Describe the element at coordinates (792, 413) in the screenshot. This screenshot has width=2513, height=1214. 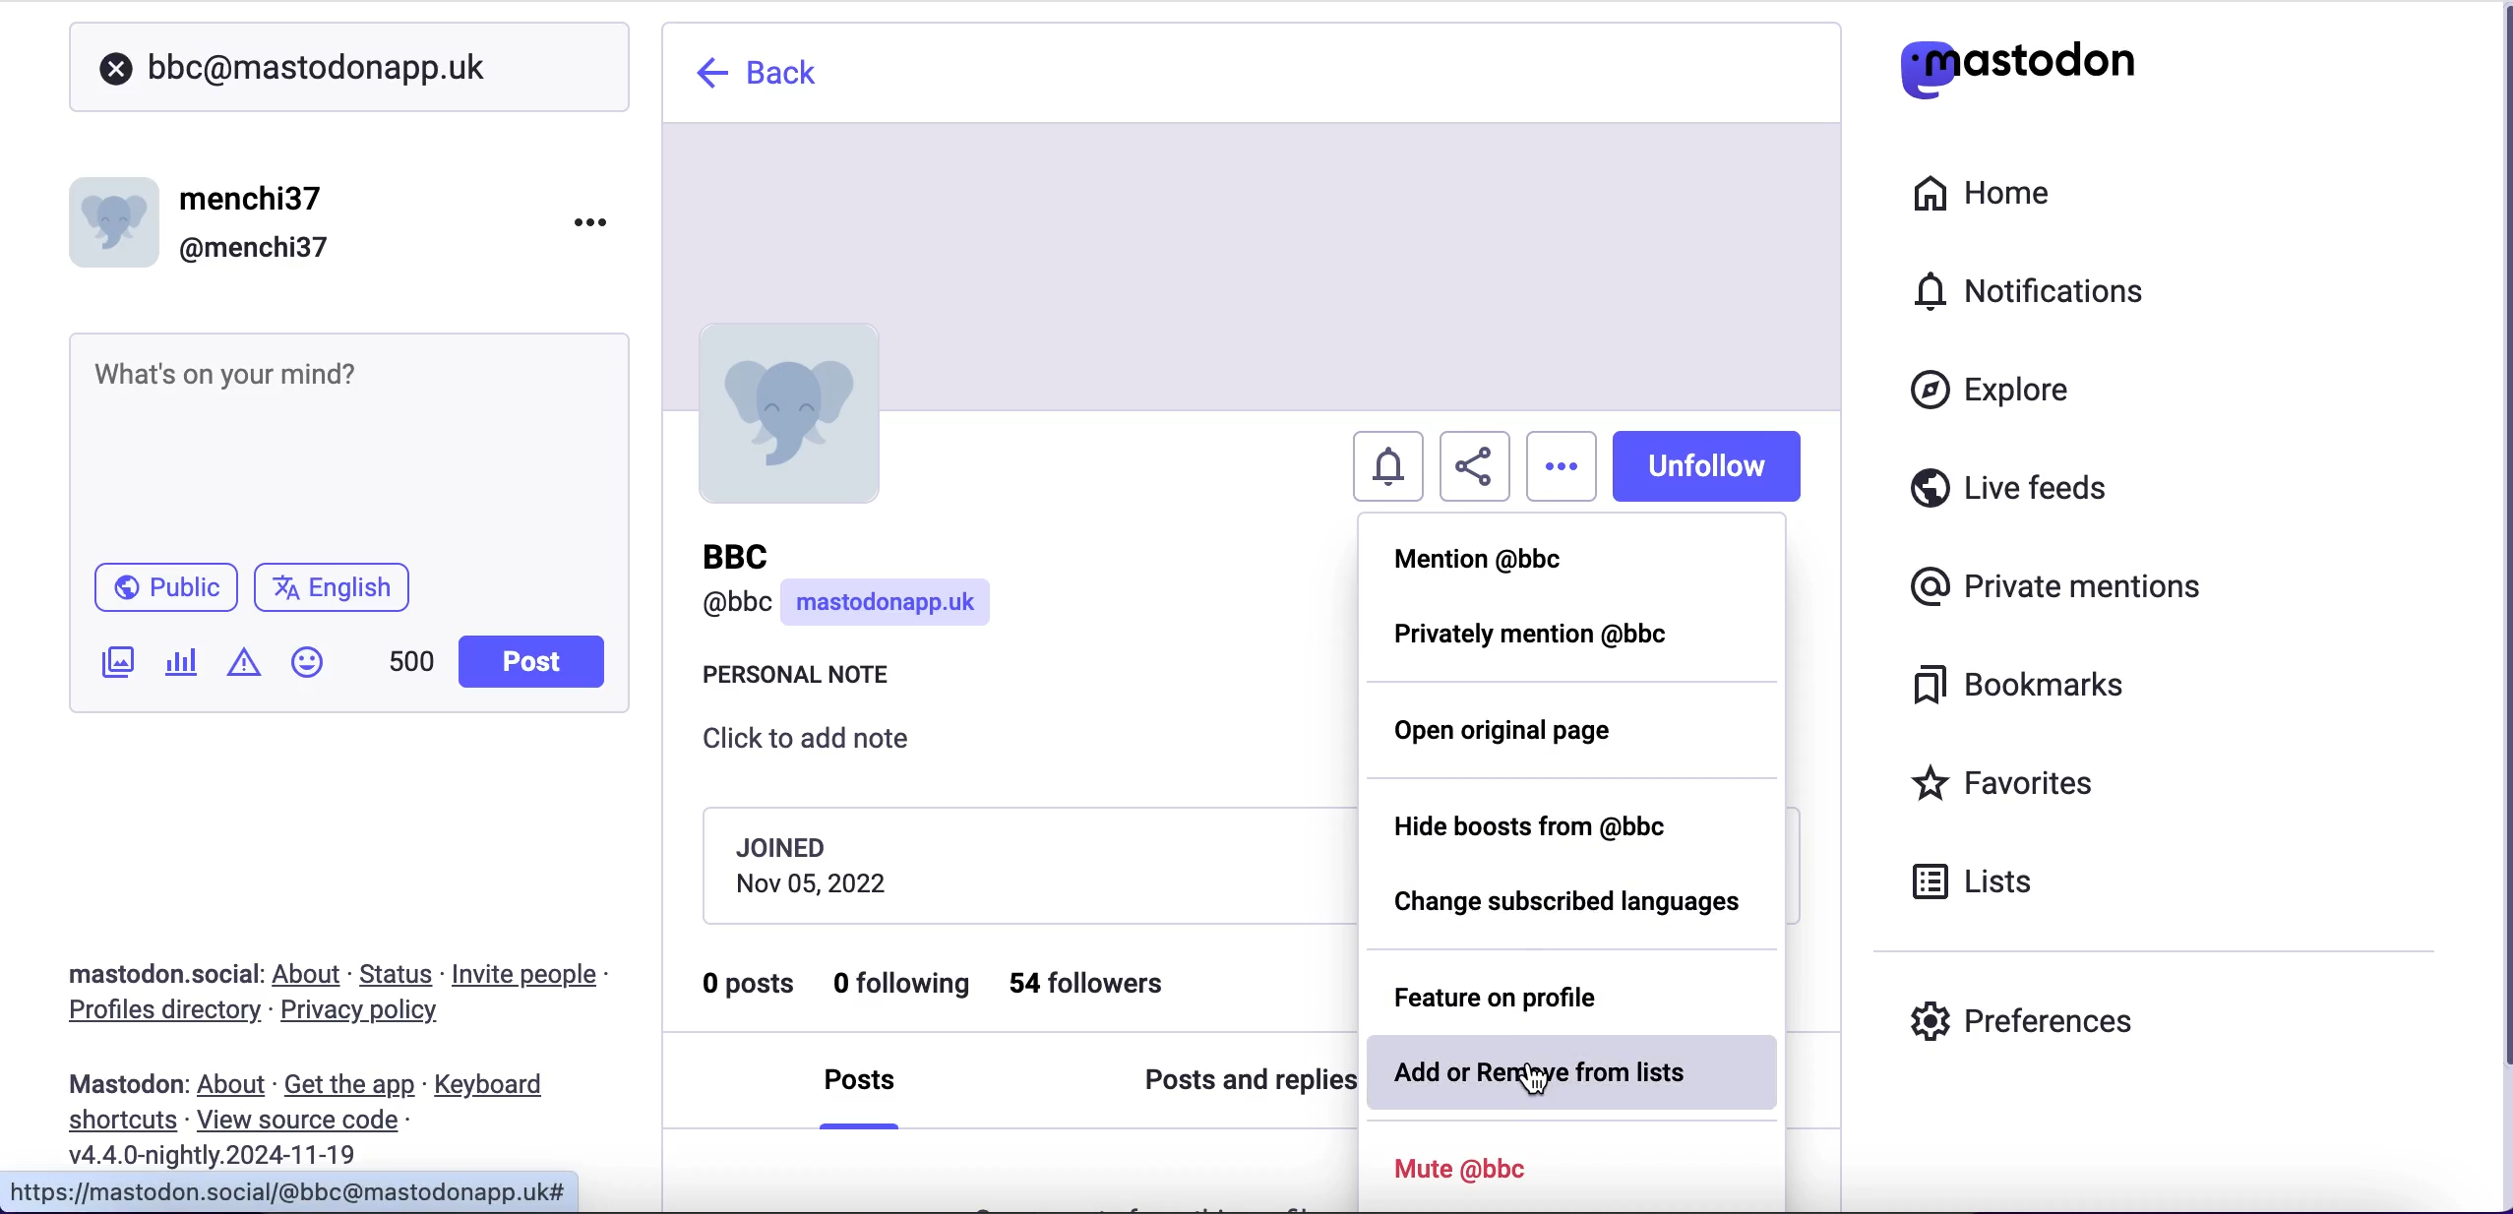
I see `profile picture` at that location.